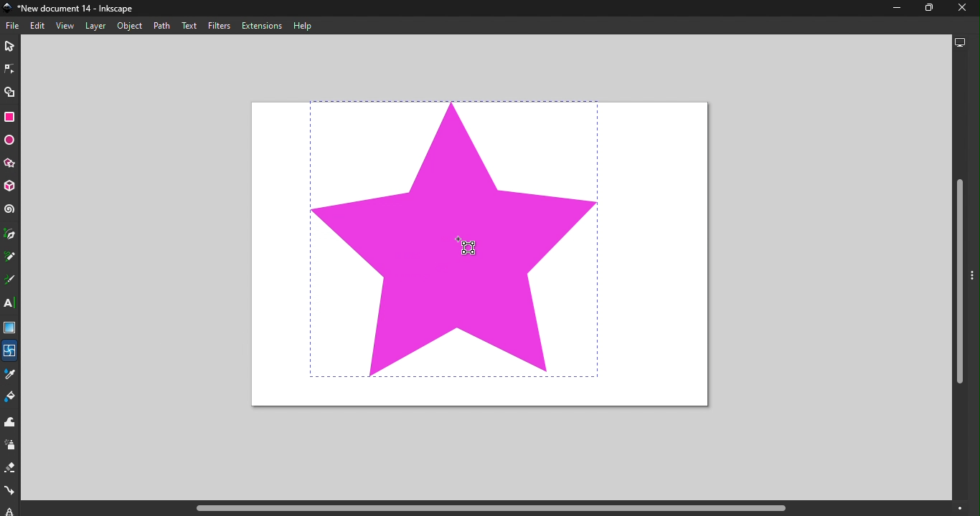  Describe the element at coordinates (10, 376) in the screenshot. I see `Dropper tool` at that location.